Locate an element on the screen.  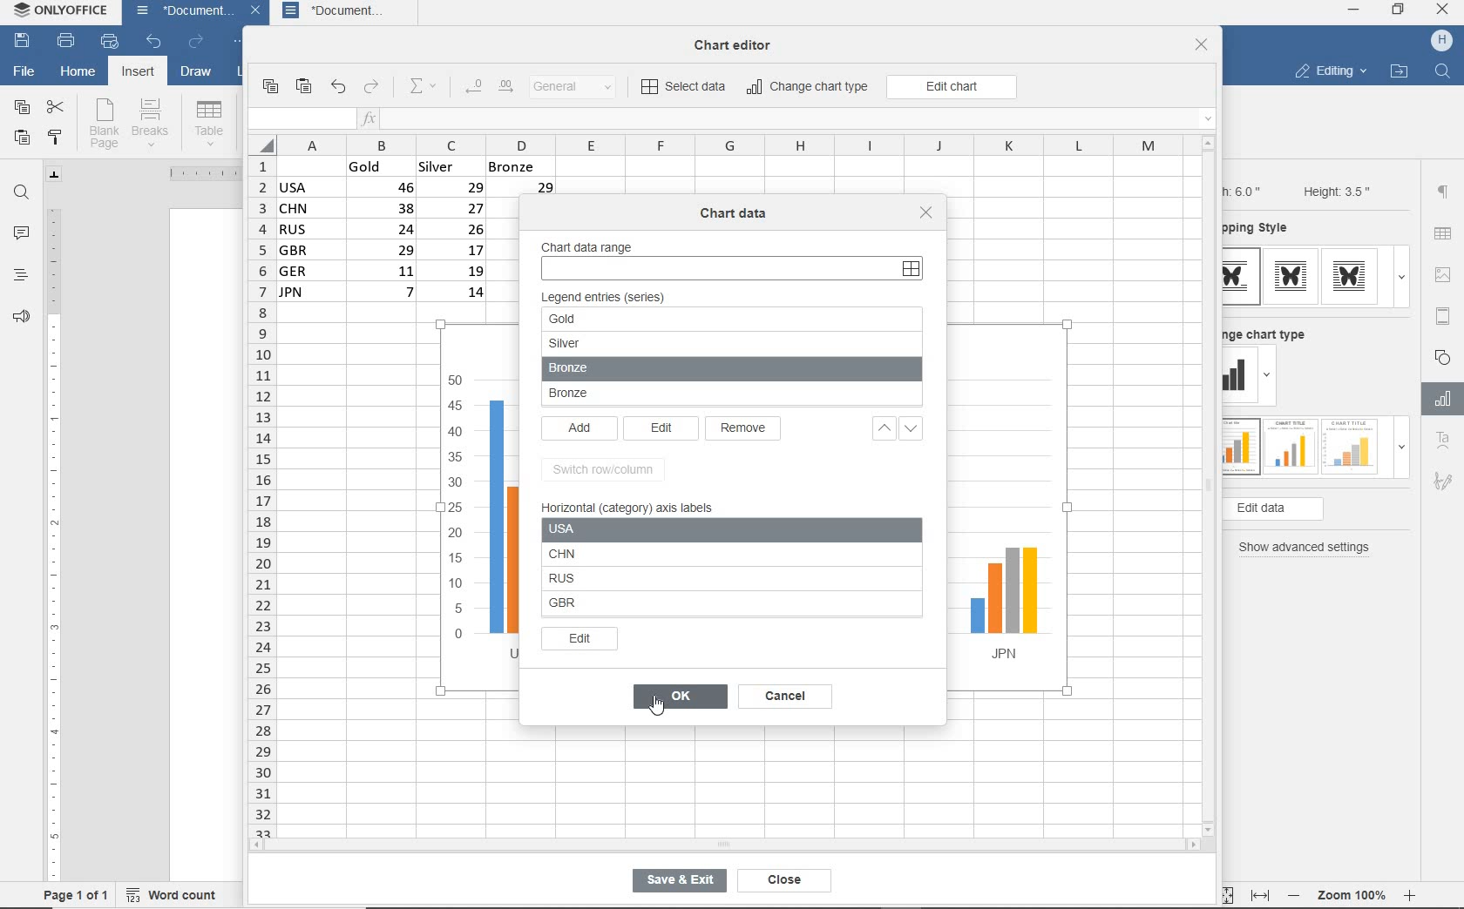
tab stop is located at coordinates (55, 174).